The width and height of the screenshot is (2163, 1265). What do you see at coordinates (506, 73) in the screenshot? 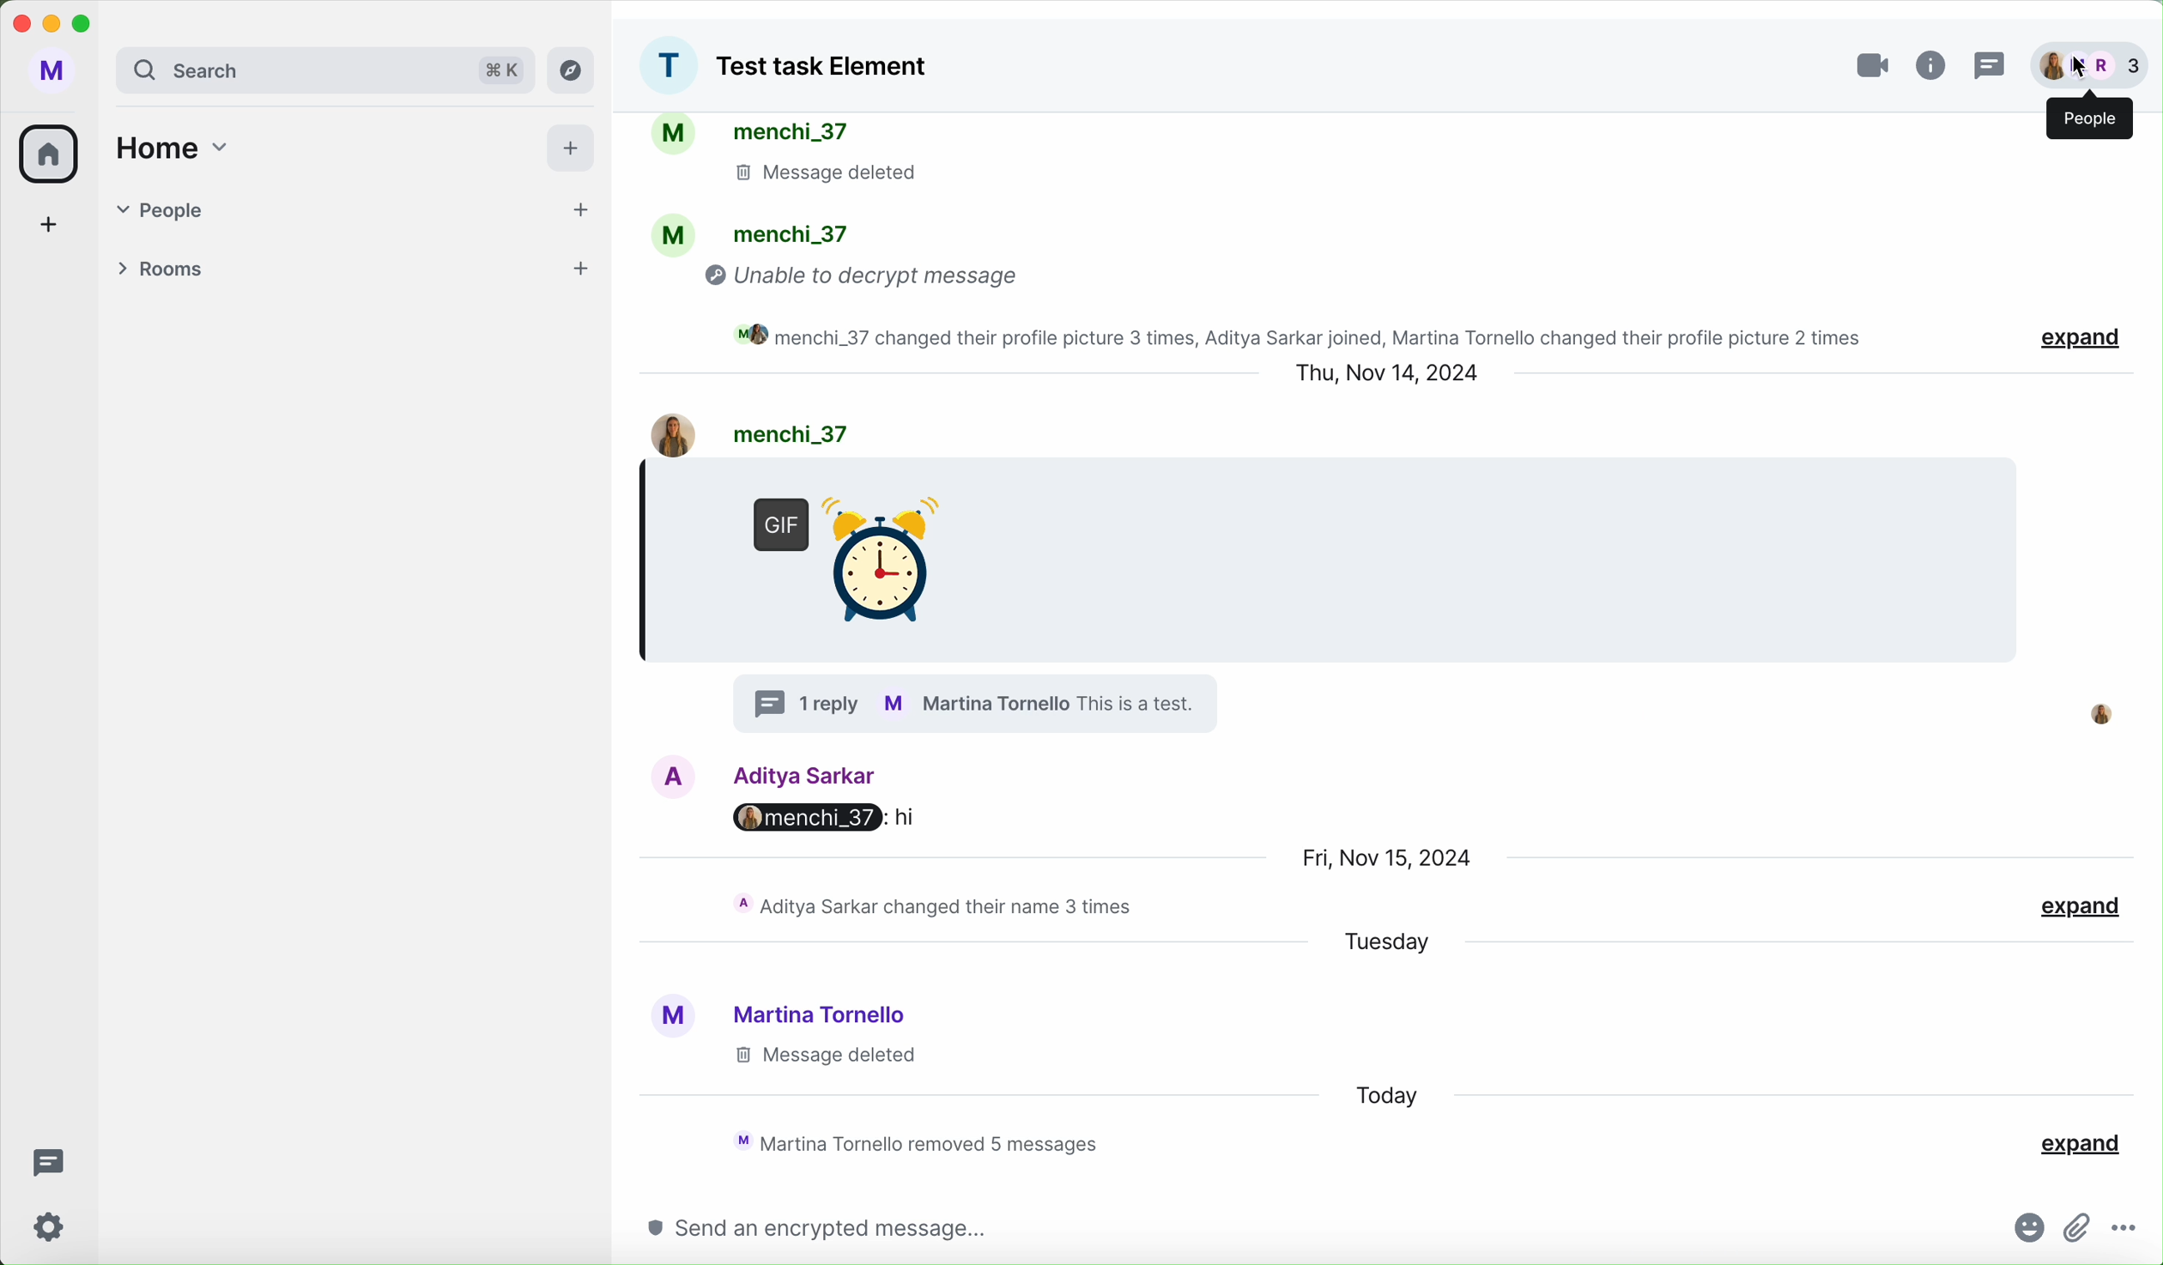
I see `shortcut` at bounding box center [506, 73].